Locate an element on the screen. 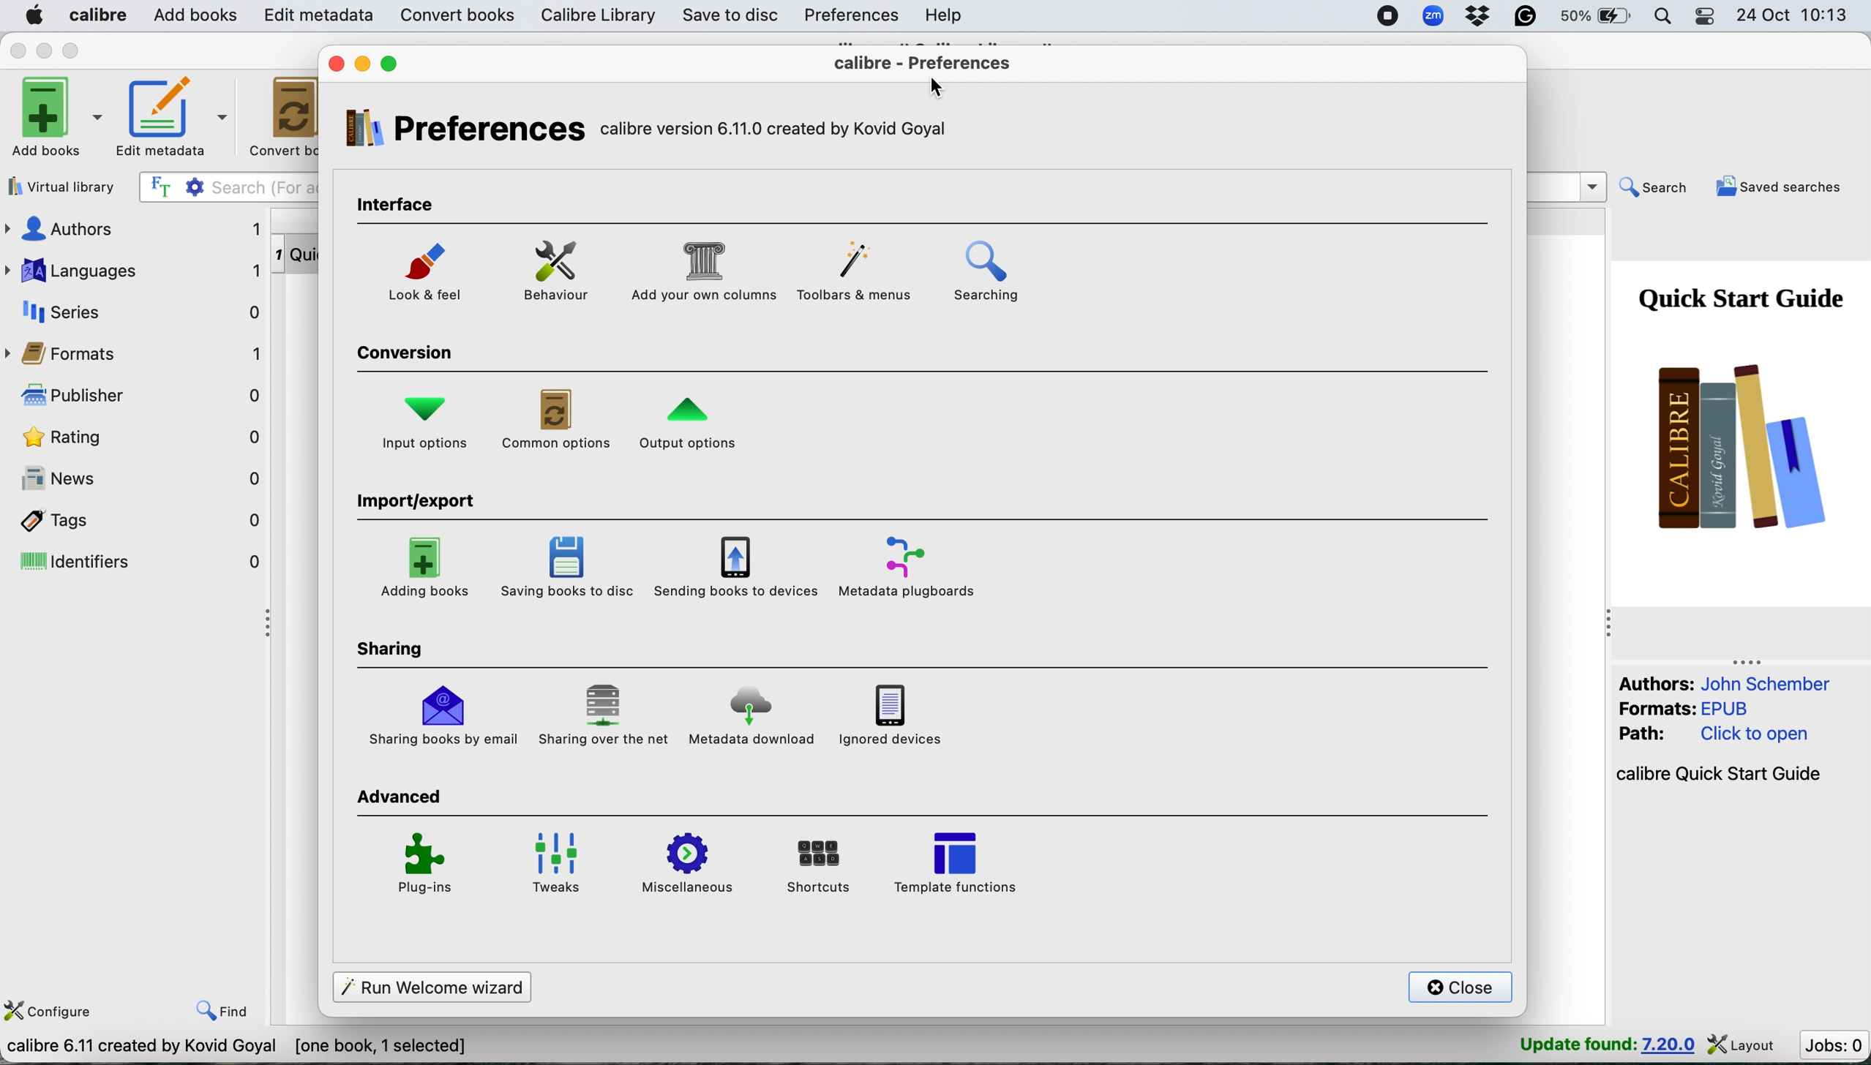 This screenshot has width=1871, height=1065. saving books to disc is located at coordinates (561, 565).